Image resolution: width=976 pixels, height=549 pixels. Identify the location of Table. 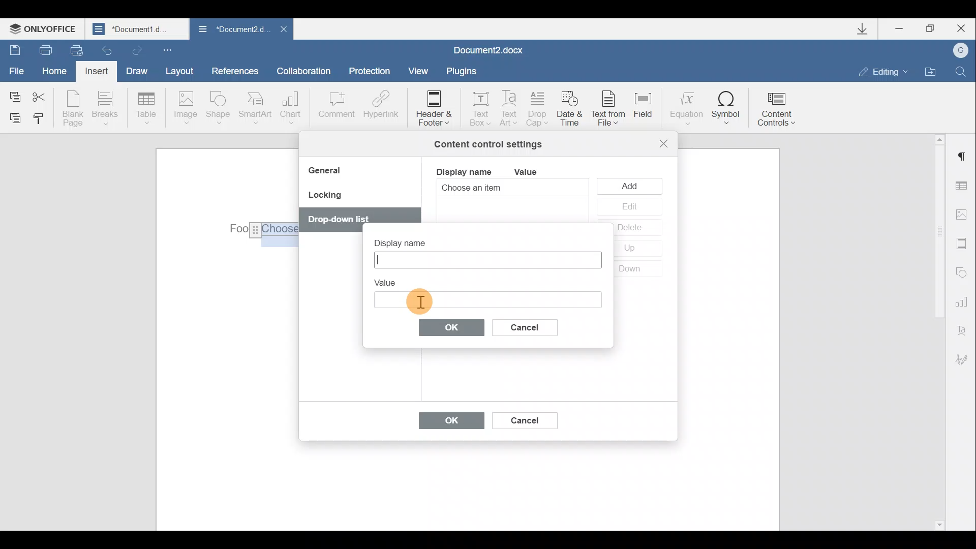
(147, 109).